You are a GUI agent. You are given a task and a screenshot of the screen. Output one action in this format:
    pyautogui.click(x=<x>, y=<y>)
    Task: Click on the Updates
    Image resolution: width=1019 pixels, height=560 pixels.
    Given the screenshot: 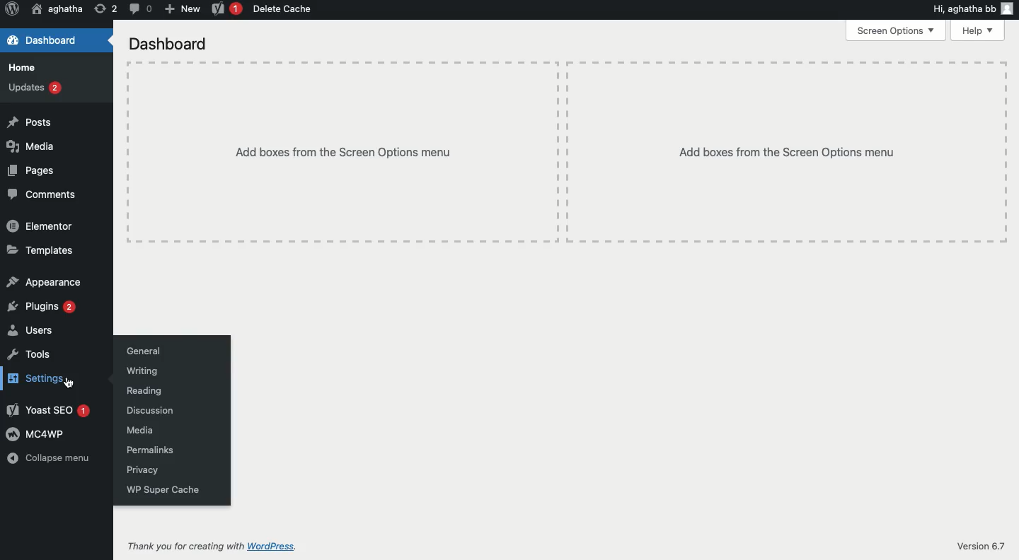 What is the action you would take?
    pyautogui.click(x=38, y=90)
    